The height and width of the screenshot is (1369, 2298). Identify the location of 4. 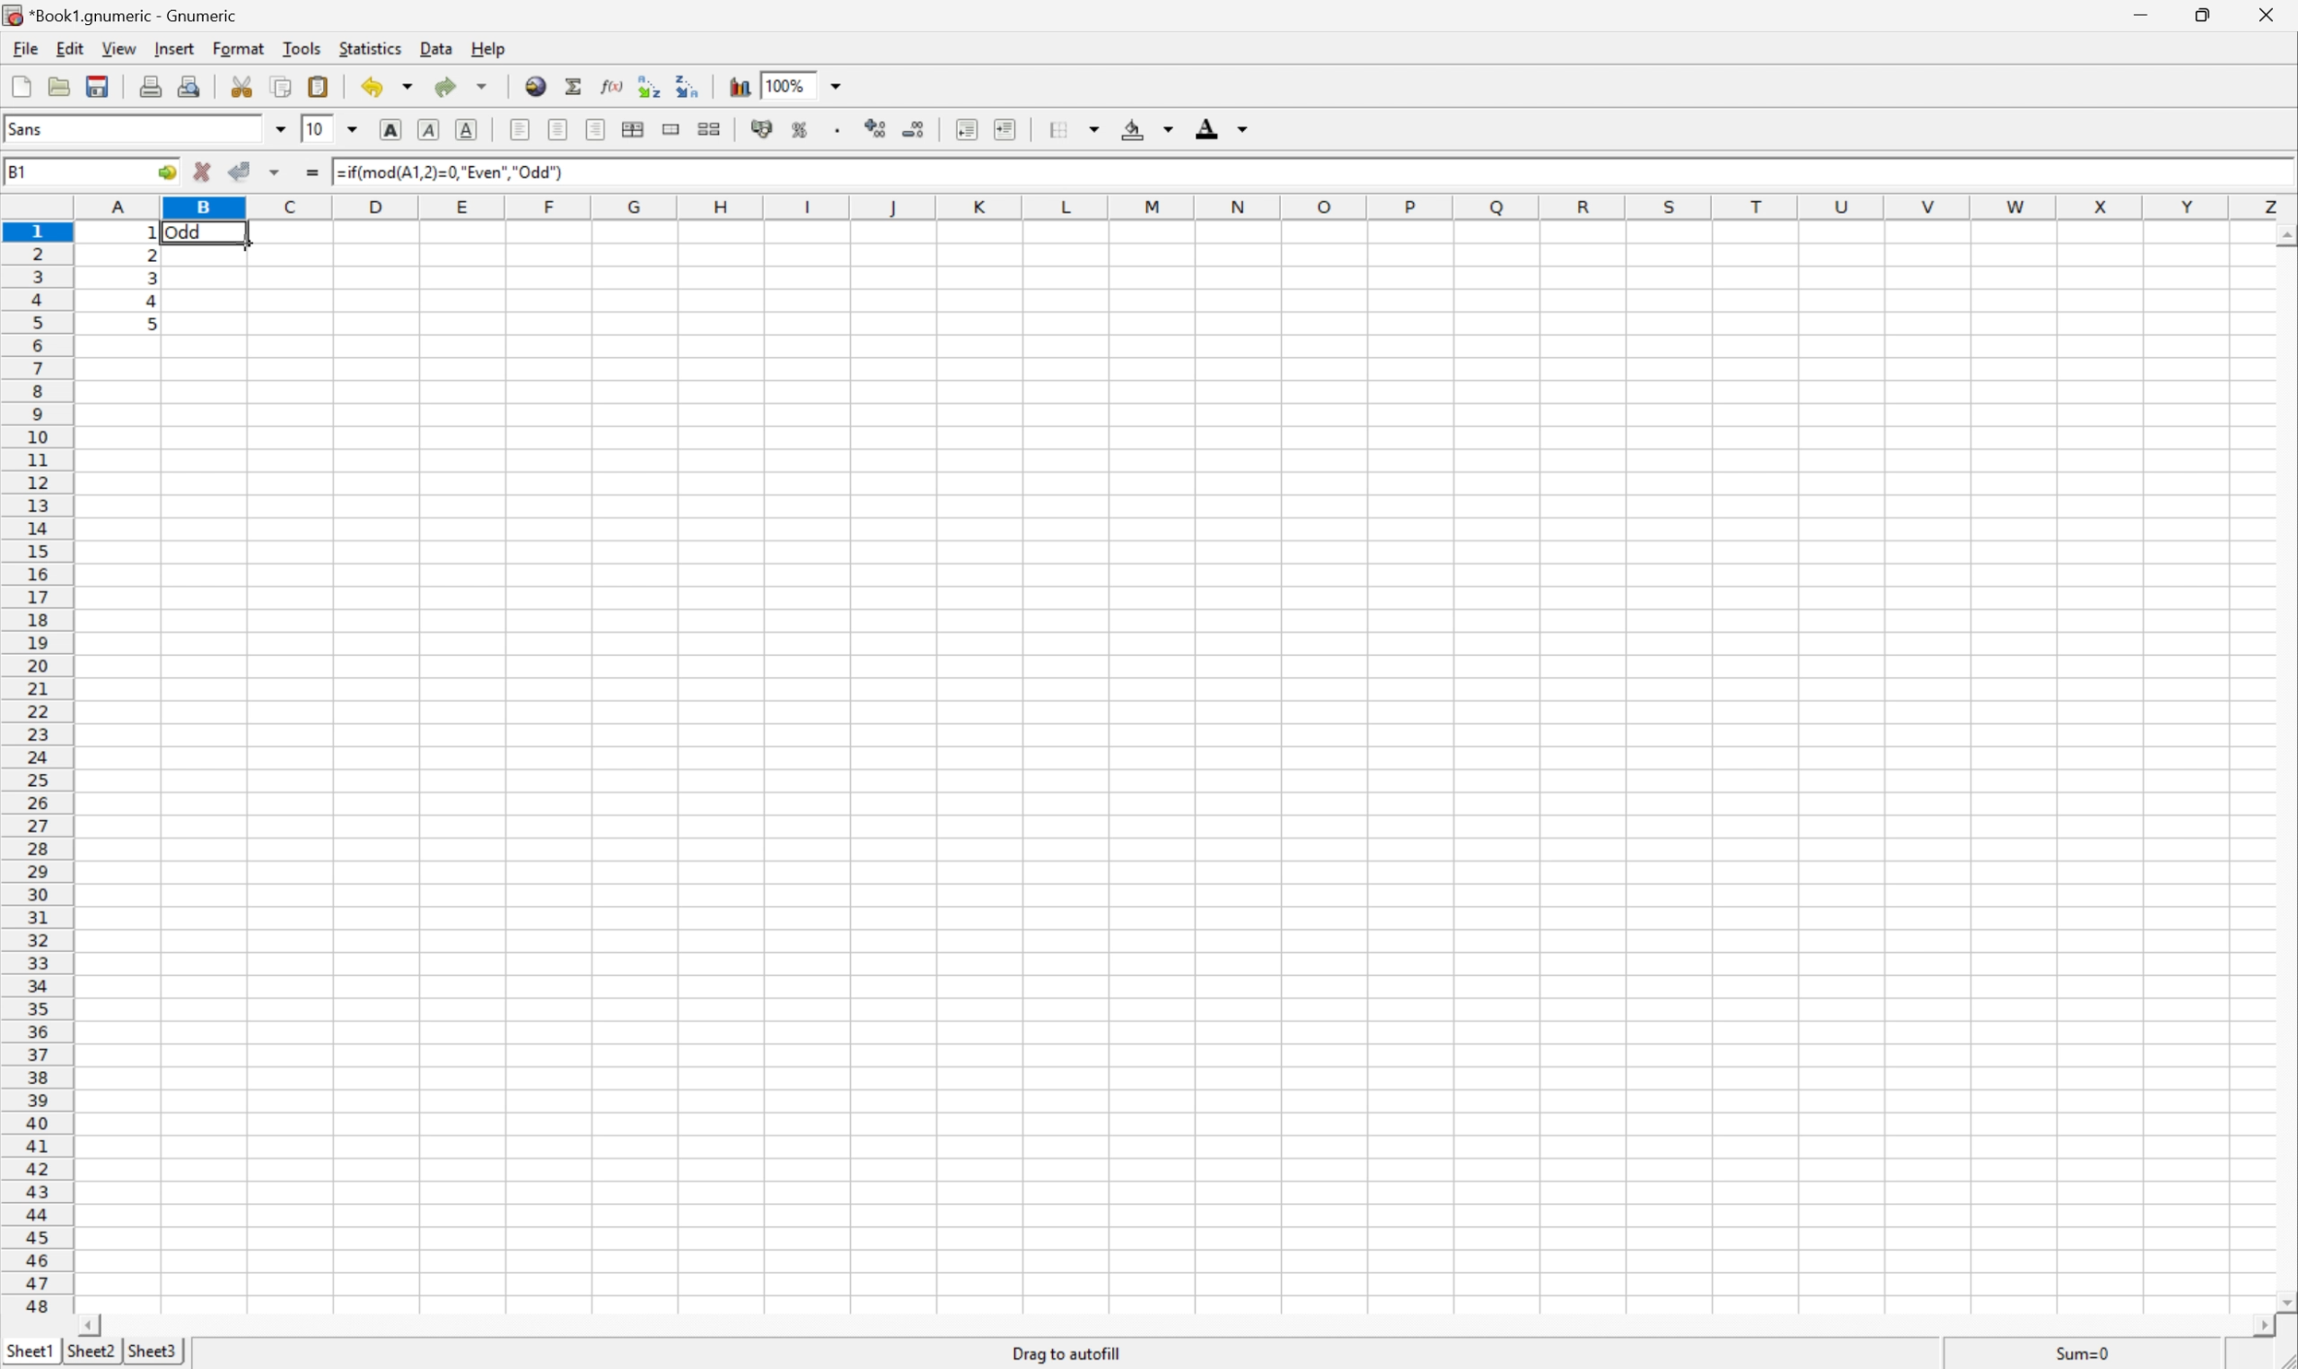
(154, 301).